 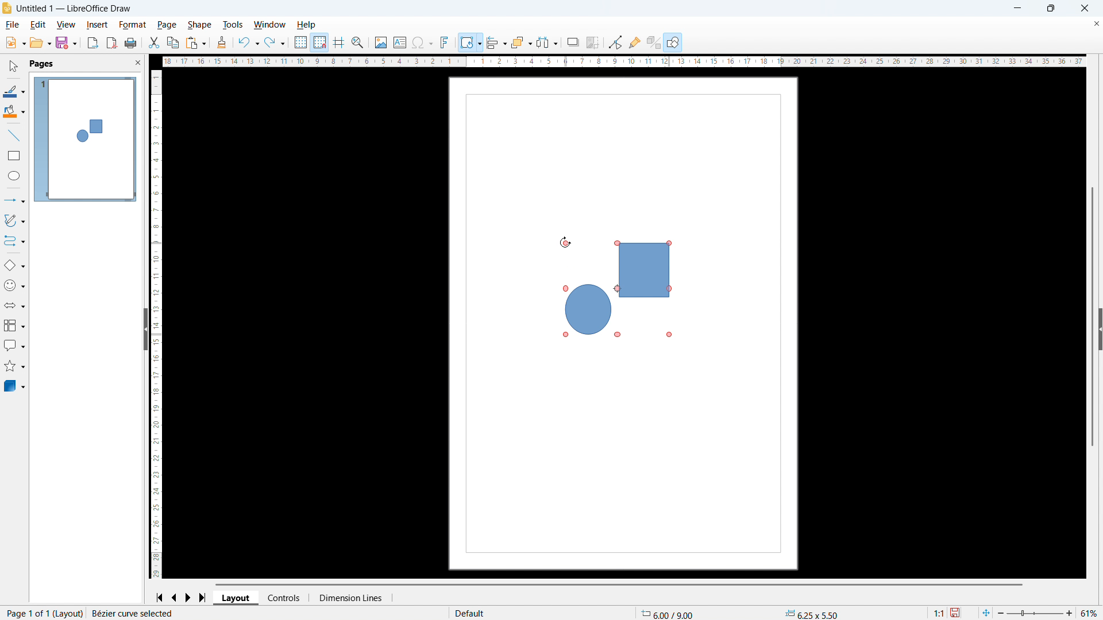 What do you see at coordinates (15, 111) in the screenshot?
I see `Background colour ` at bounding box center [15, 111].